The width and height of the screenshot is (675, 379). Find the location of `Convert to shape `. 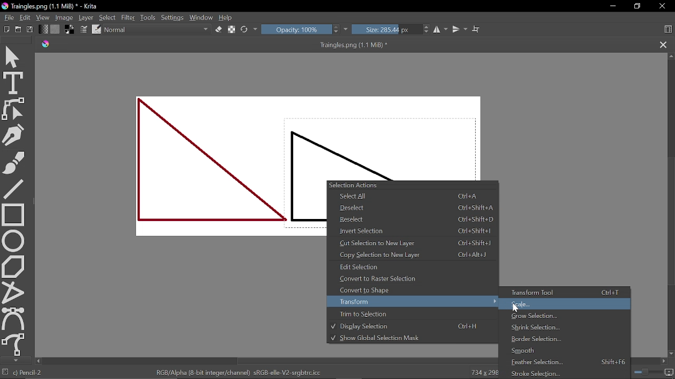

Convert to shape  is located at coordinates (411, 290).